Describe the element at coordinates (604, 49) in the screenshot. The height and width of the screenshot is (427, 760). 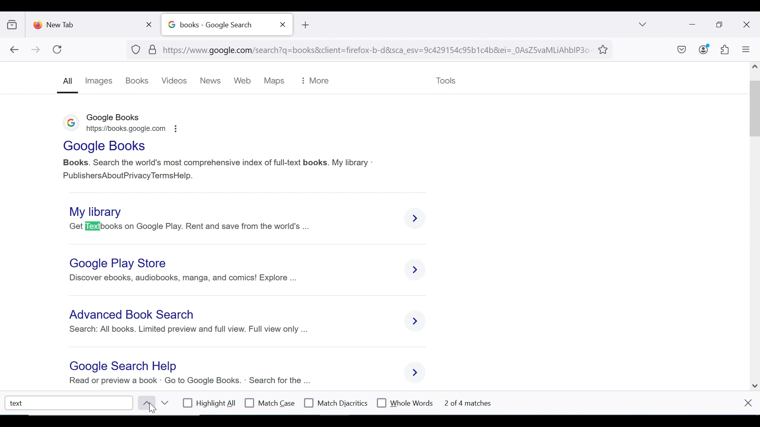
I see `bookmark this tab` at that location.